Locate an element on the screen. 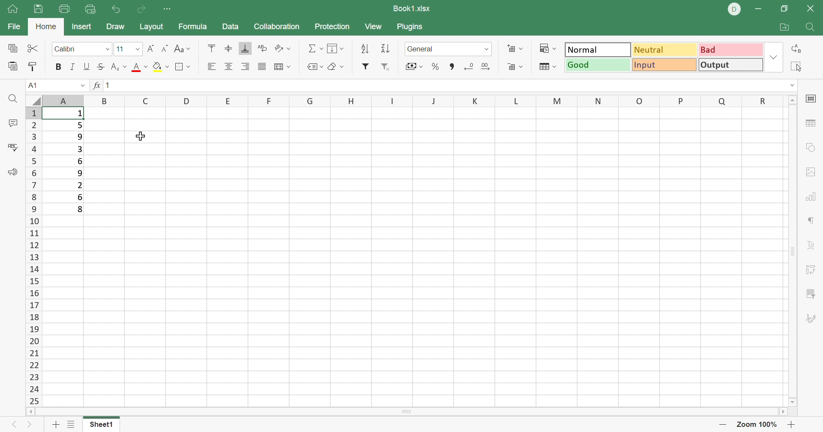  3 is located at coordinates (78, 150).